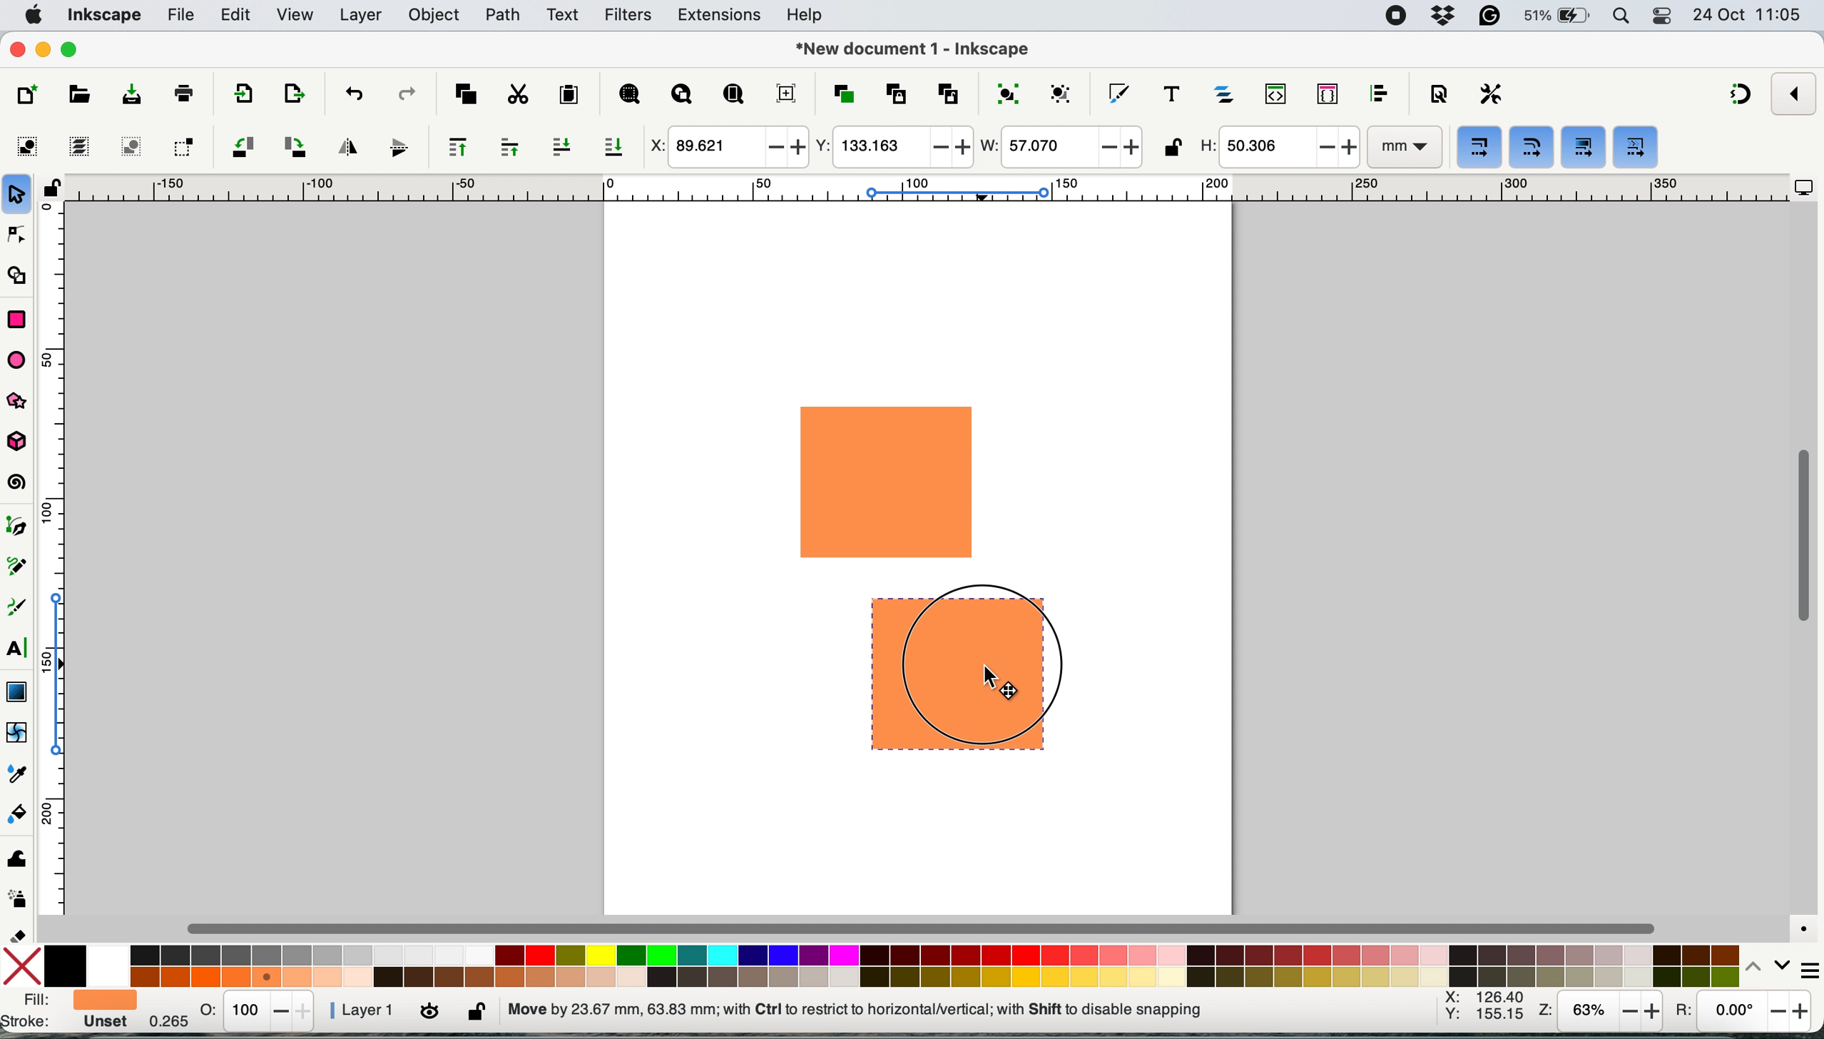 The image size is (1824, 1039). Describe the element at coordinates (20, 816) in the screenshot. I see `paint bucket tool` at that location.